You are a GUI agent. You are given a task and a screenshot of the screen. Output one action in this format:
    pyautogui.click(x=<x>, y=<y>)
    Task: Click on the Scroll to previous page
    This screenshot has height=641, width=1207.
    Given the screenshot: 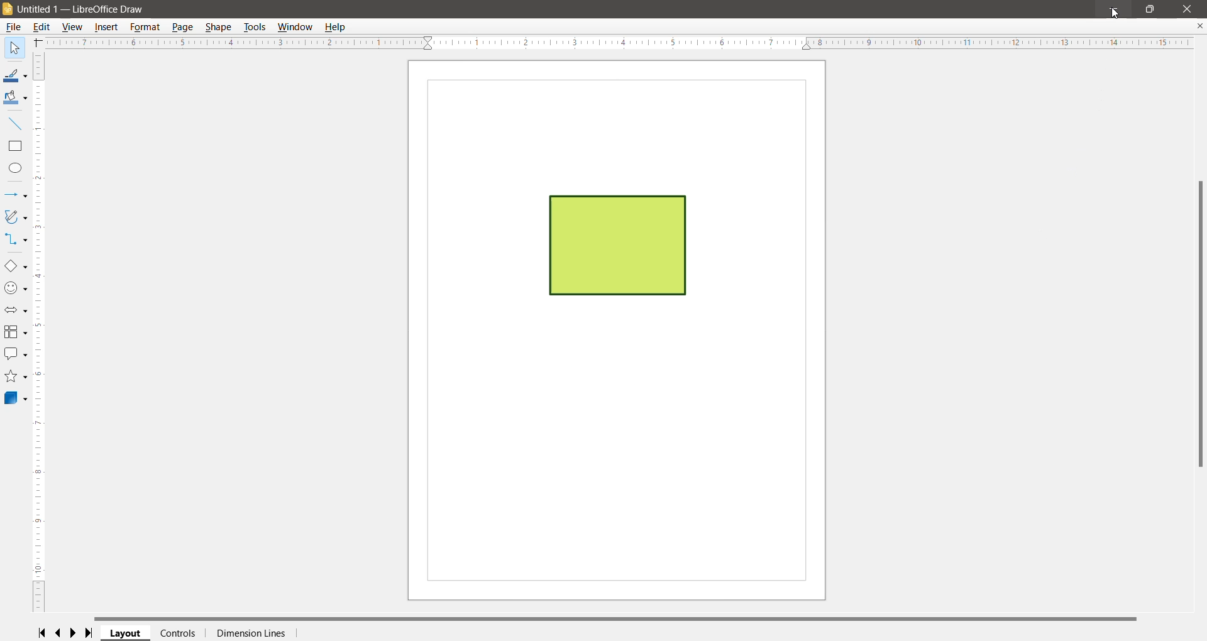 What is the action you would take?
    pyautogui.click(x=59, y=633)
    